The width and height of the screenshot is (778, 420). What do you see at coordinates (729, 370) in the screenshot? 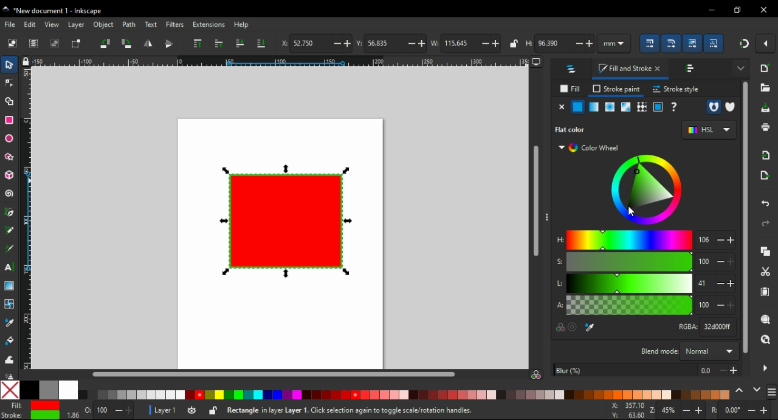
I see `increase/decrease` at bounding box center [729, 370].